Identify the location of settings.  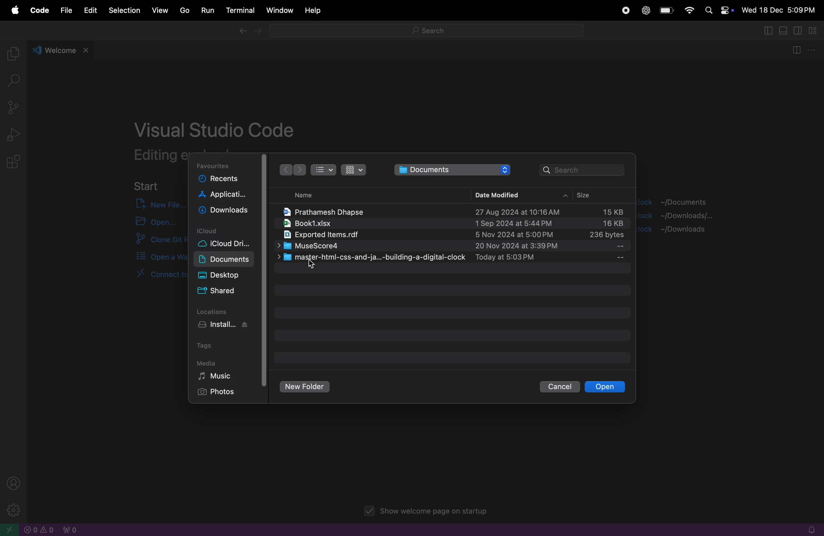
(11, 509).